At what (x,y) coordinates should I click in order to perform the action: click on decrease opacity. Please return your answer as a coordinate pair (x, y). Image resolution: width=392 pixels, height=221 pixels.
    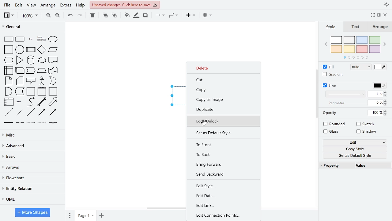
    Looking at the image, I should click on (386, 114).